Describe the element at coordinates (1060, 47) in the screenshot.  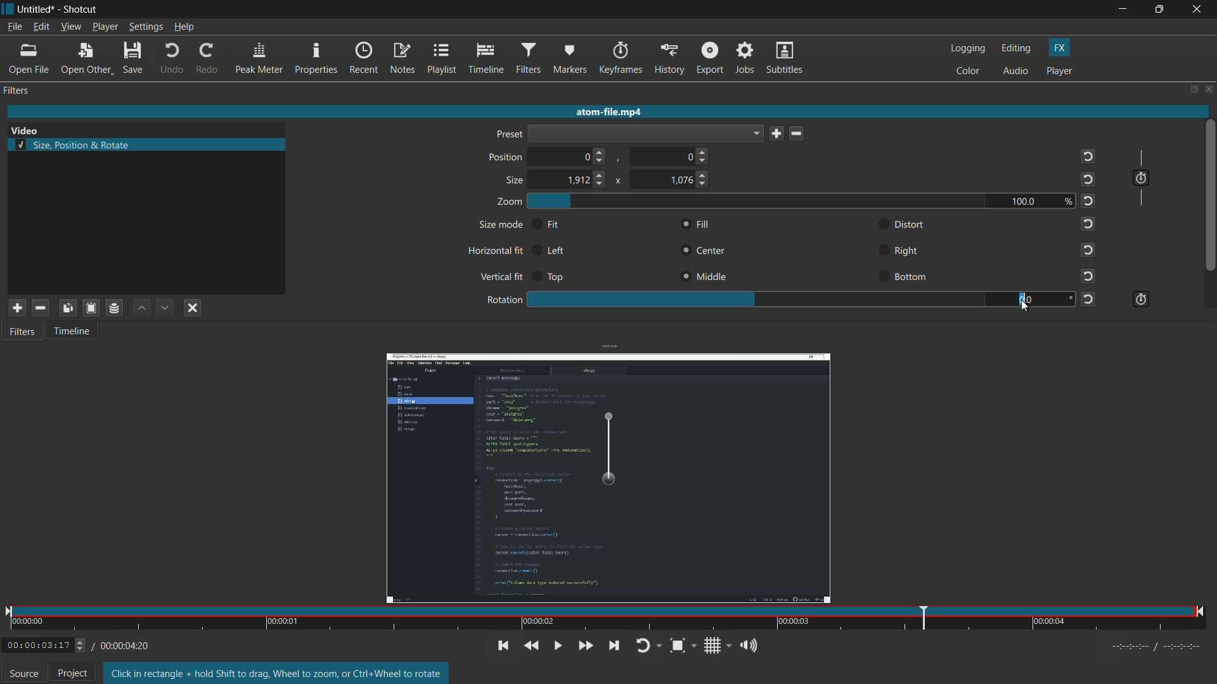
I see `fx` at that location.